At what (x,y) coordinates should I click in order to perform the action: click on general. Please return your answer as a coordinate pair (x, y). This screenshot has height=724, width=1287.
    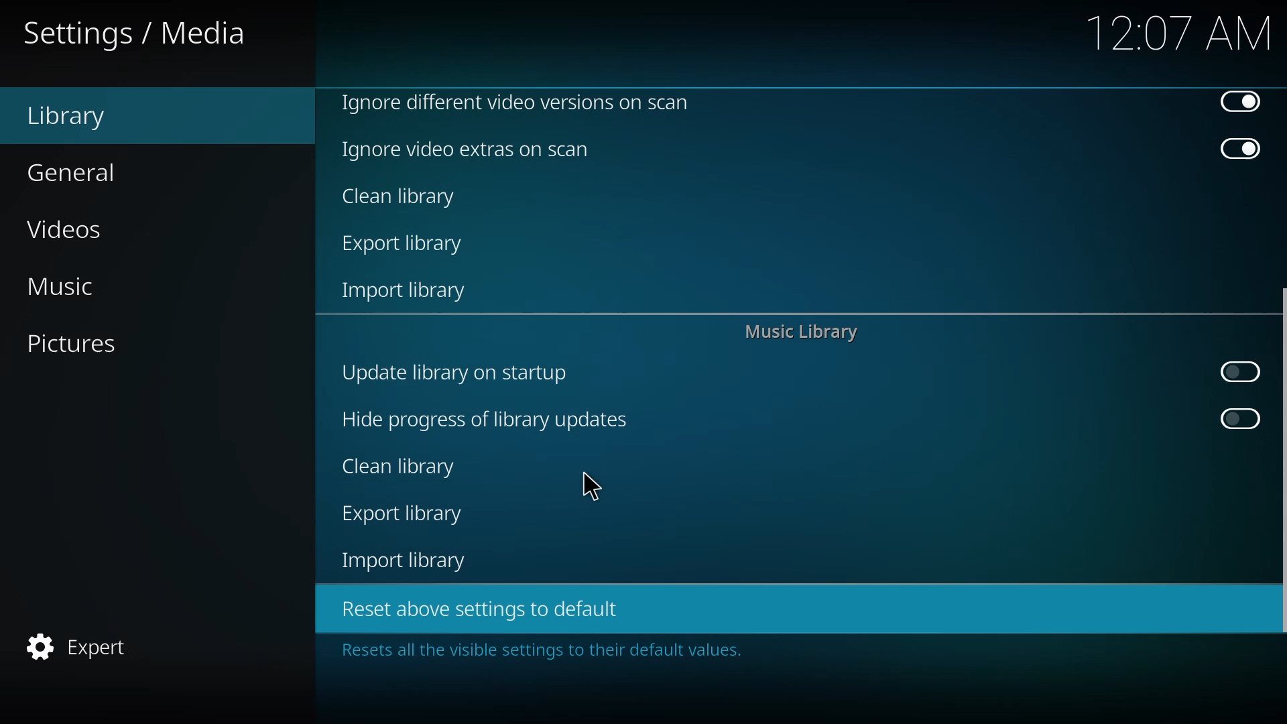
    Looking at the image, I should click on (72, 173).